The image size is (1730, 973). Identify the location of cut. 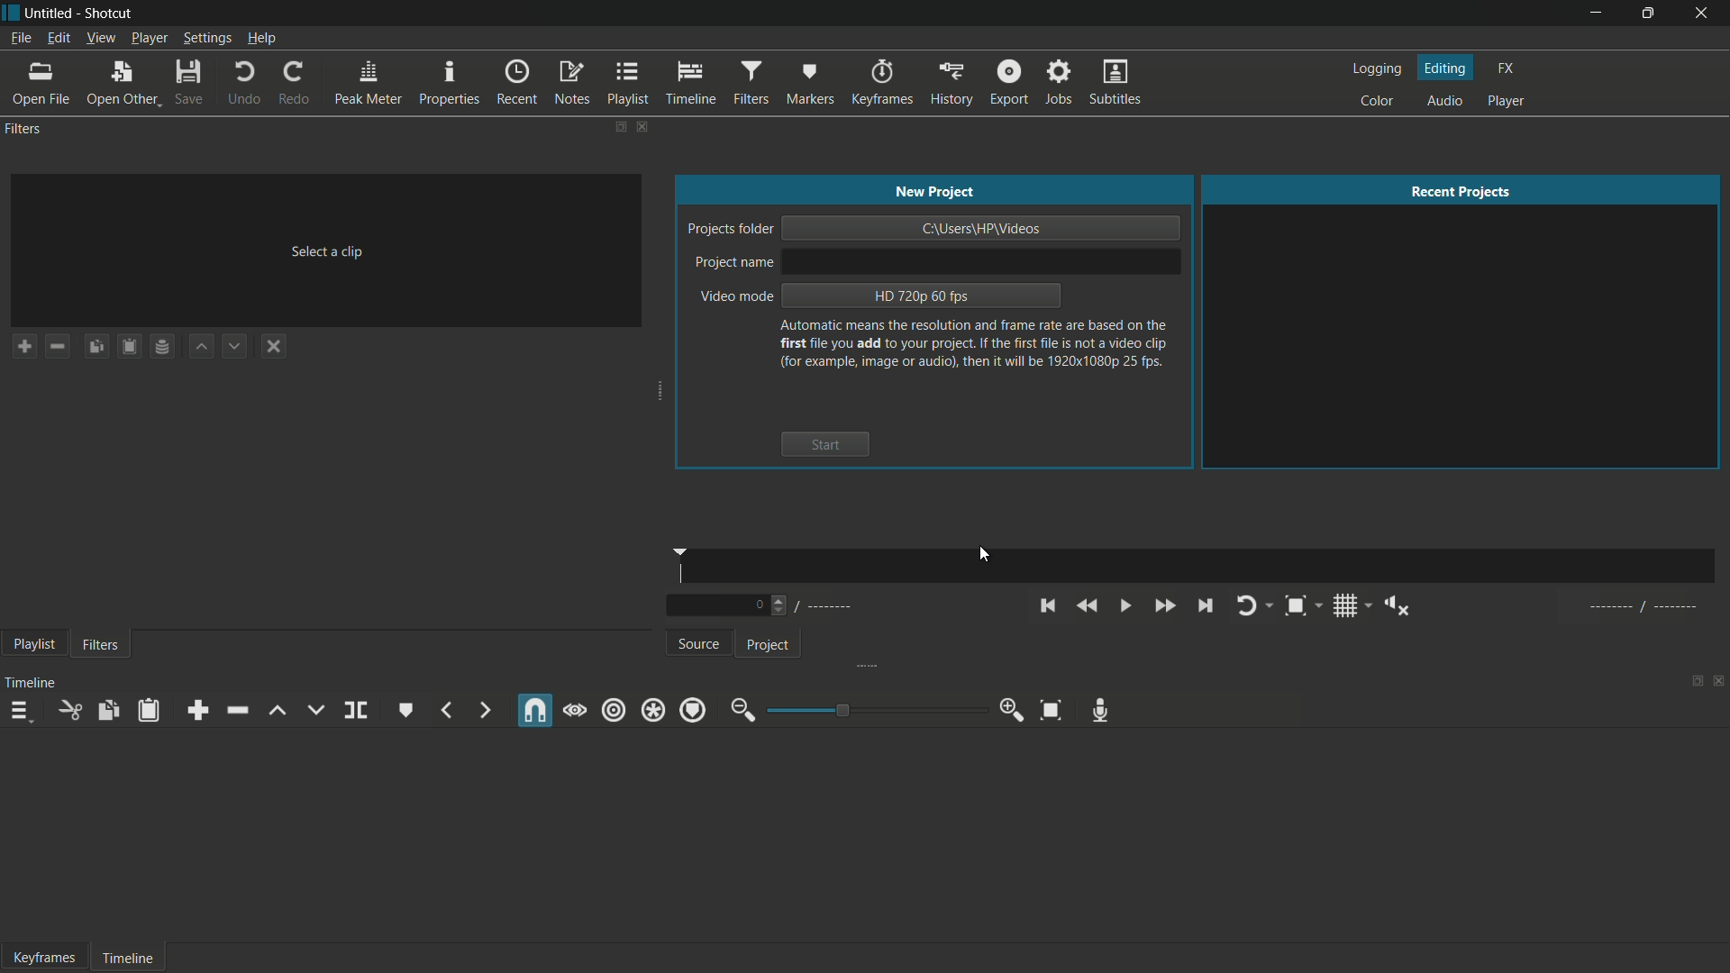
(68, 713).